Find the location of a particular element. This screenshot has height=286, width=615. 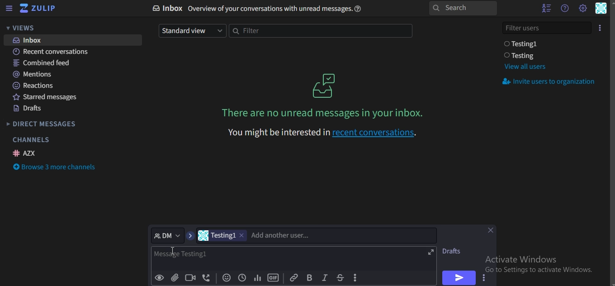

italic is located at coordinates (324, 278).